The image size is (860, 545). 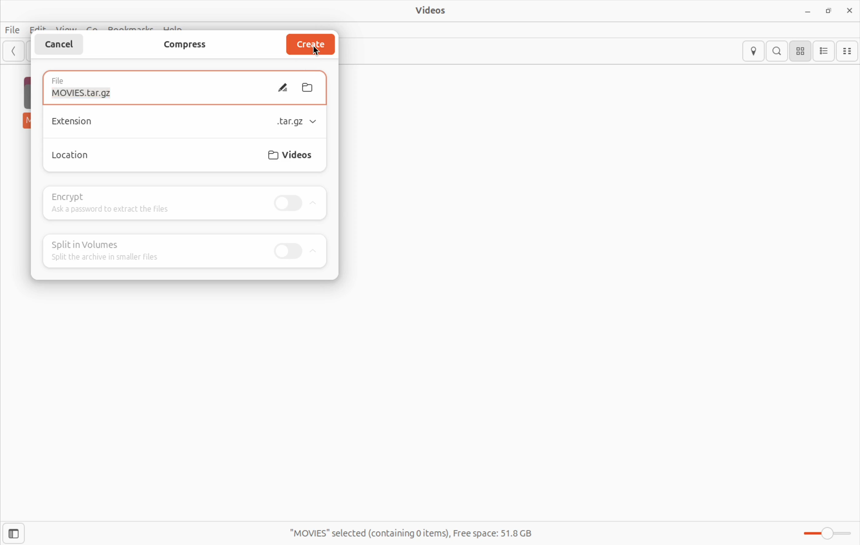 What do you see at coordinates (295, 205) in the screenshot?
I see `toggle` at bounding box center [295, 205].